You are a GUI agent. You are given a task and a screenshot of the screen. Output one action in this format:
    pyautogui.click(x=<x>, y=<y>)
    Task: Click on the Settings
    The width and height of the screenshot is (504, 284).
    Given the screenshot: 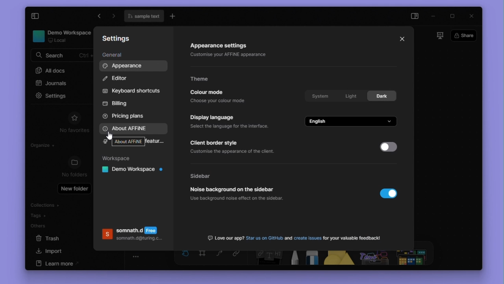 What is the action you would take?
    pyautogui.click(x=119, y=39)
    